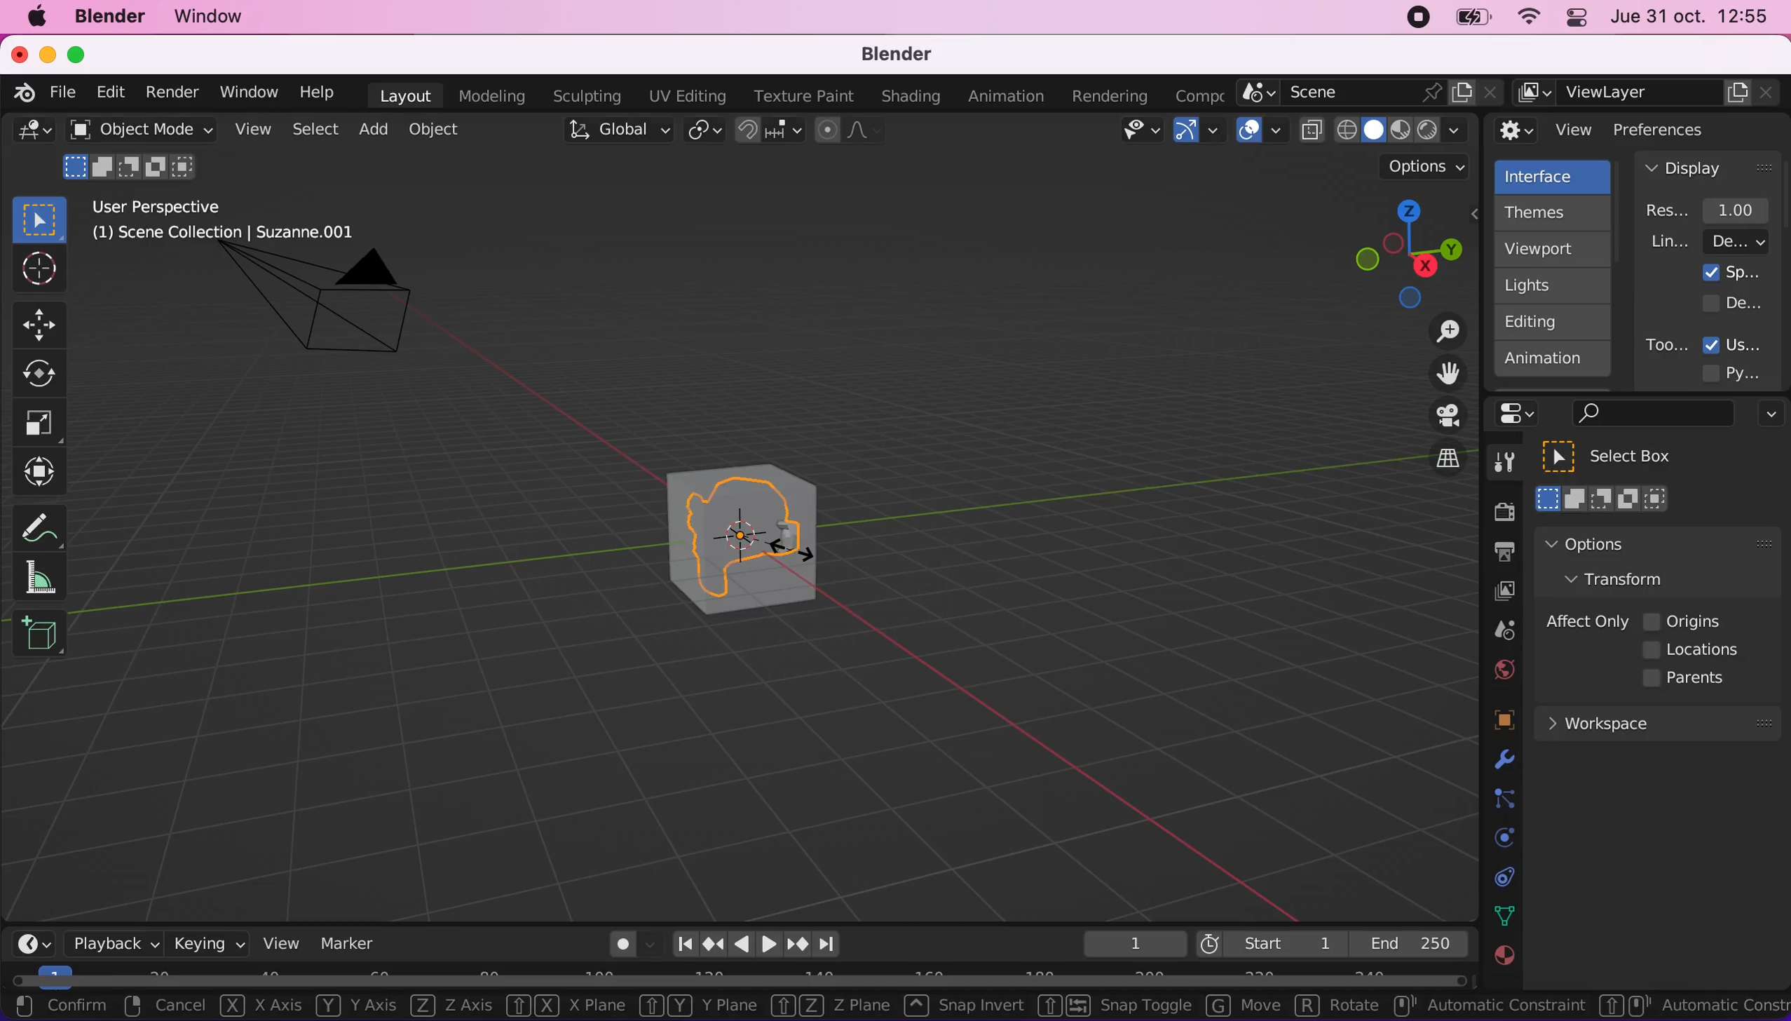  Describe the element at coordinates (1556, 249) in the screenshot. I see `viewport` at that location.